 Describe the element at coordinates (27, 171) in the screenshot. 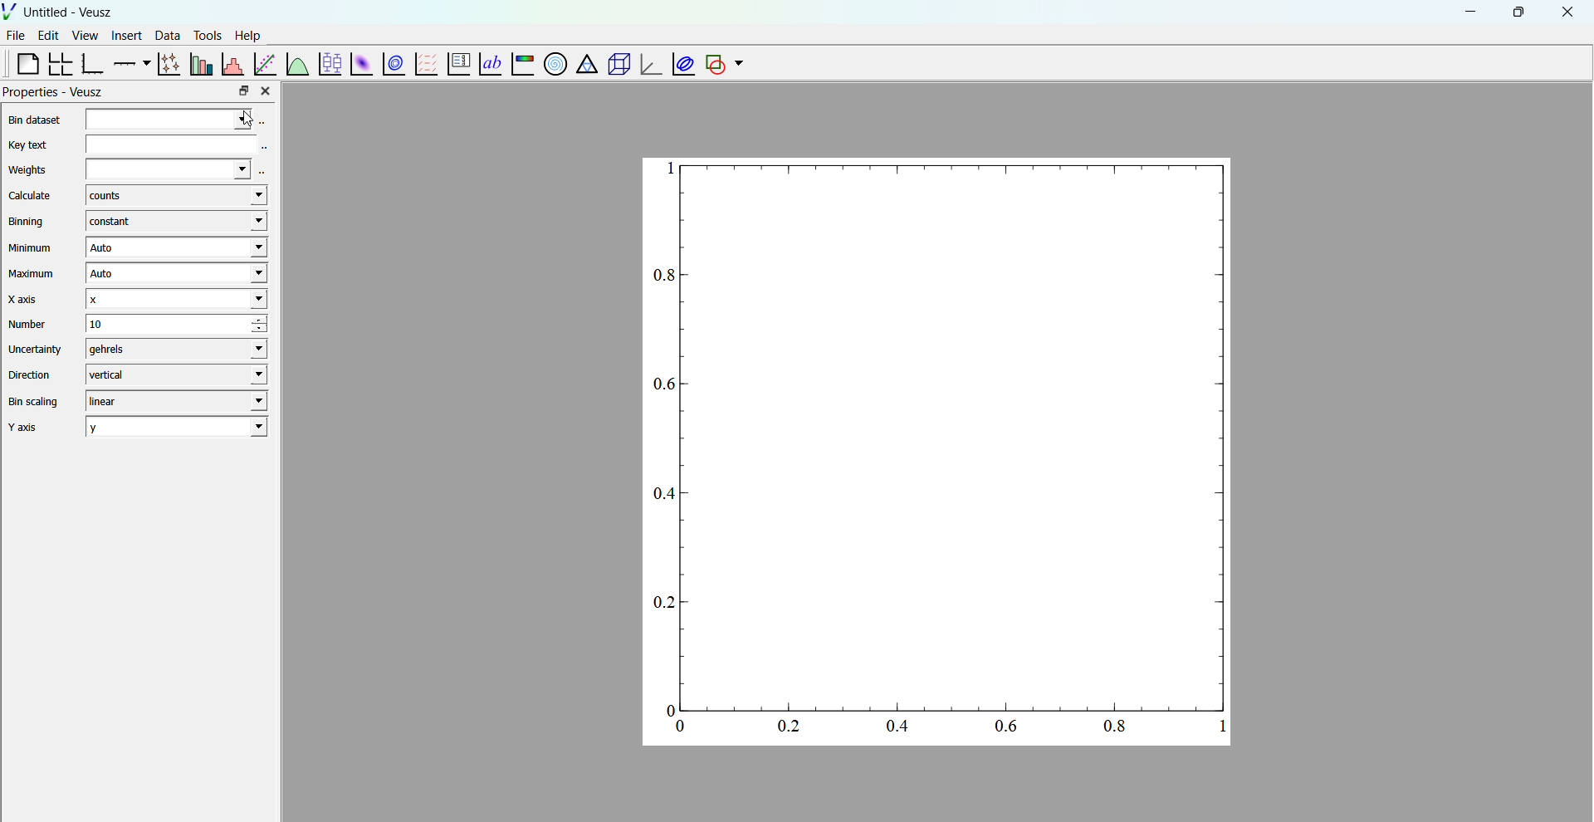

I see `Weights` at that location.